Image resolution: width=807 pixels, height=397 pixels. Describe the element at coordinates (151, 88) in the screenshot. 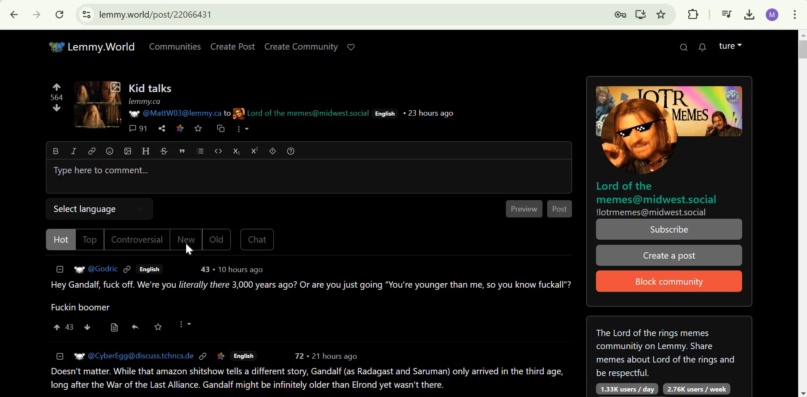

I see `Kid talks` at that location.